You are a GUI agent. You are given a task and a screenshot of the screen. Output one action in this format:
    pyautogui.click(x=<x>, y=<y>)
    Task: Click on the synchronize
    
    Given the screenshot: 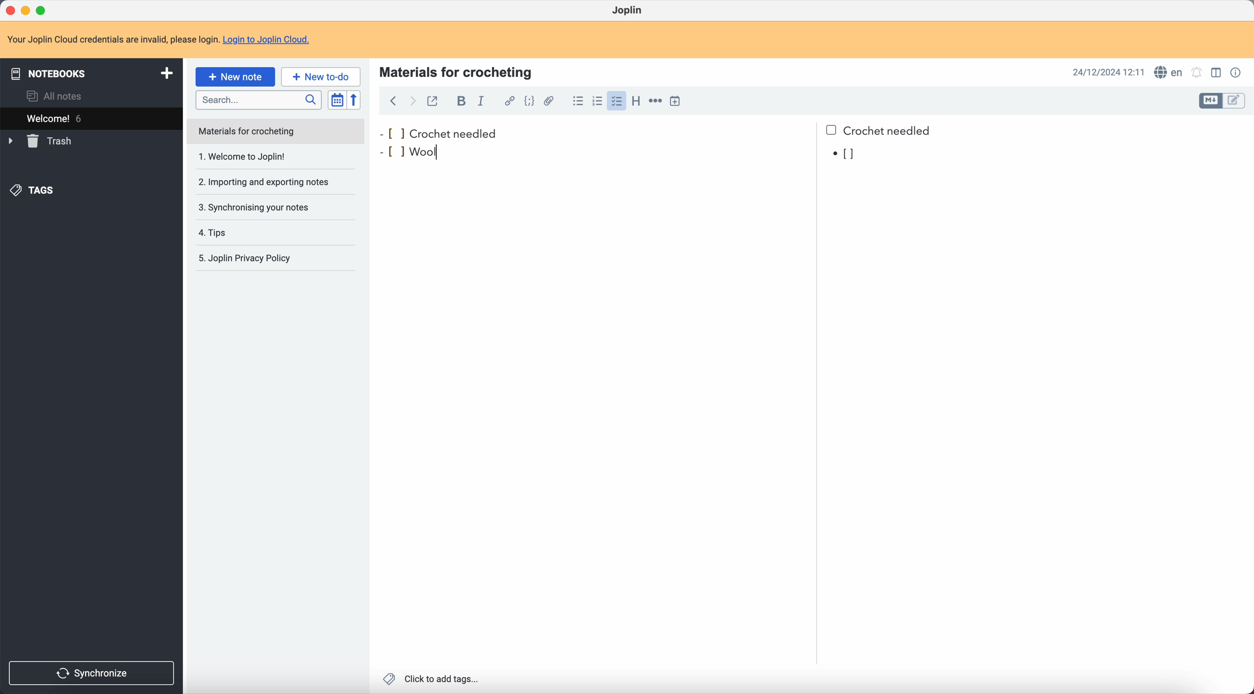 What is the action you would take?
    pyautogui.click(x=92, y=674)
    